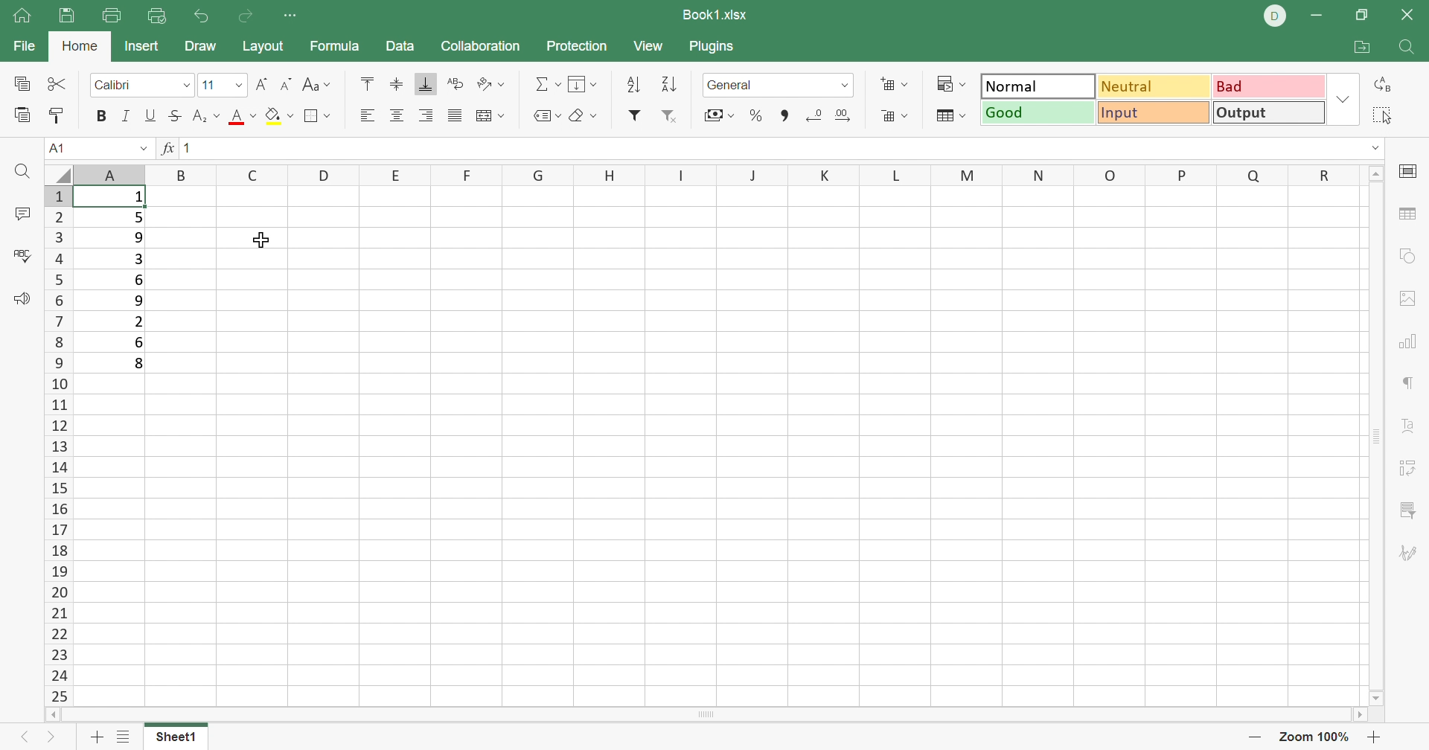 This screenshot has height=750, width=1429. I want to click on Merge and center, so click(490, 117).